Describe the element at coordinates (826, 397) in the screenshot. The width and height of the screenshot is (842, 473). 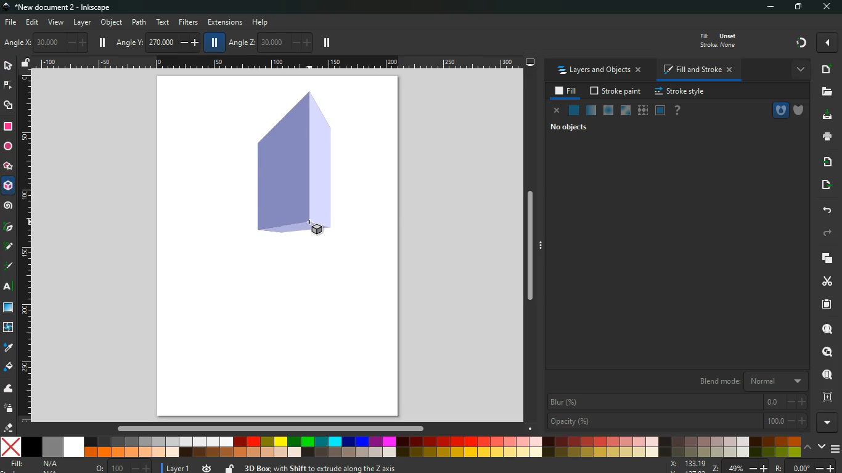
I see `frame` at that location.